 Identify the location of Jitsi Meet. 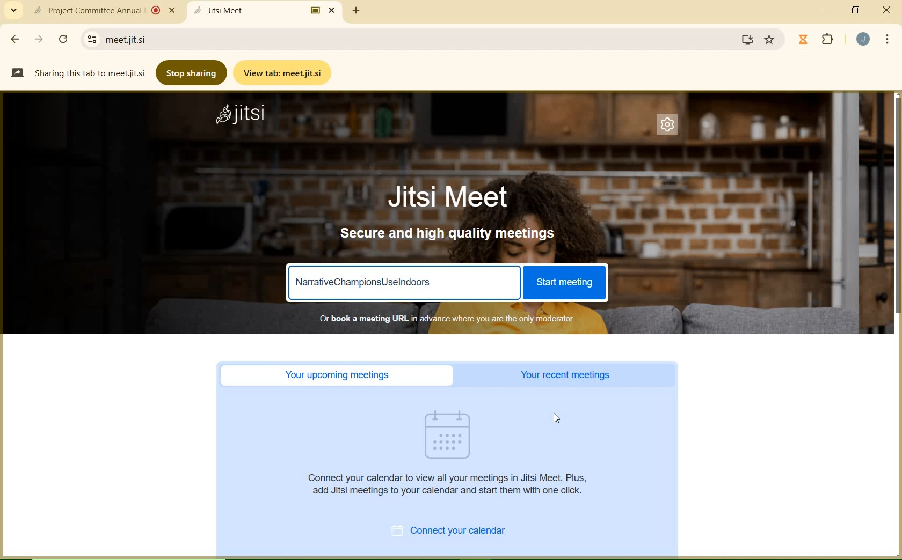
(446, 197).